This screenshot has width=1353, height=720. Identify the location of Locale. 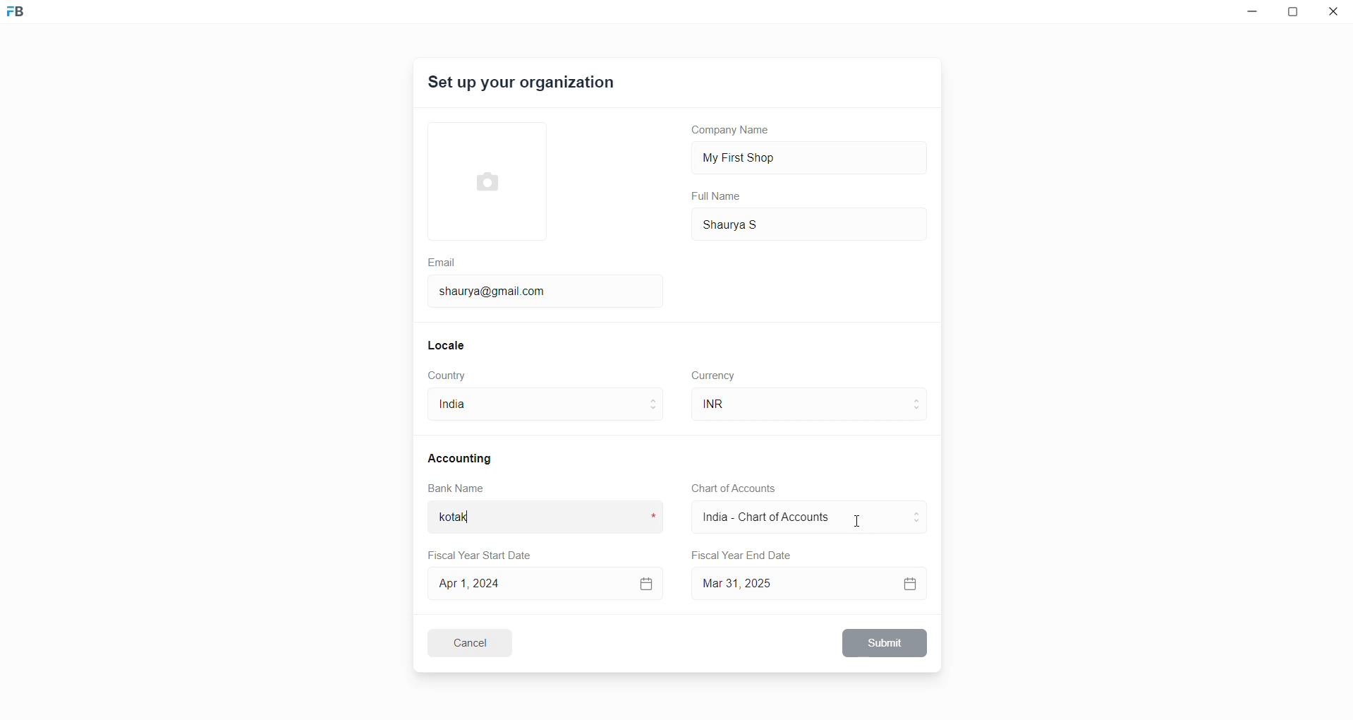
(447, 344).